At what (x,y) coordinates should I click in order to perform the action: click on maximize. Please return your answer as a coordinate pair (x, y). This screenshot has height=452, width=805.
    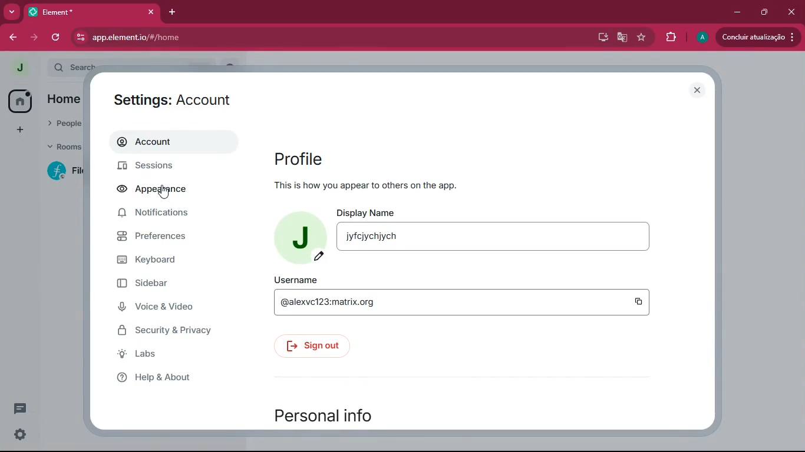
    Looking at the image, I should click on (762, 12).